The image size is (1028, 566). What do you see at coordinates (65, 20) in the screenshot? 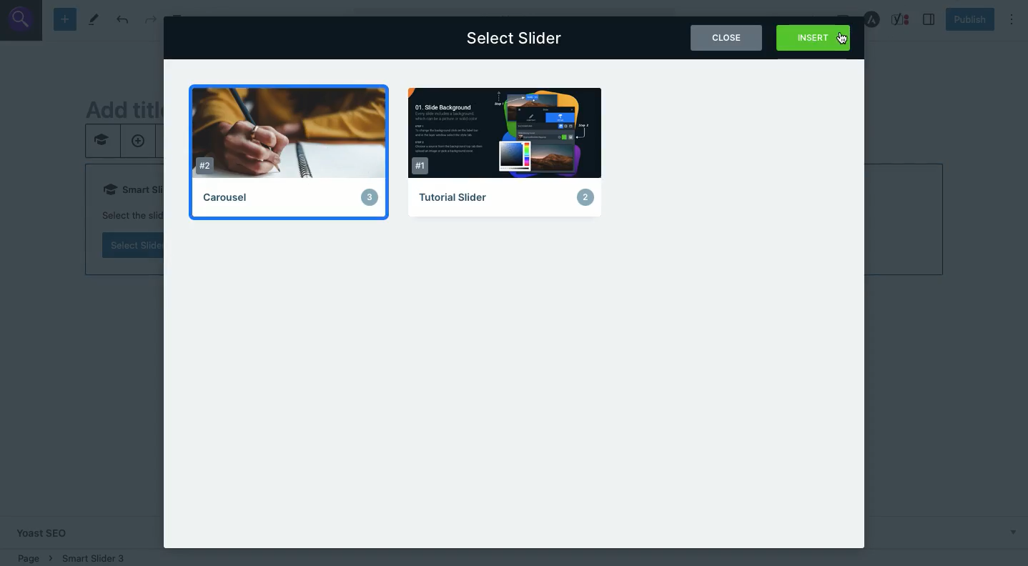
I see `Add block` at bounding box center [65, 20].